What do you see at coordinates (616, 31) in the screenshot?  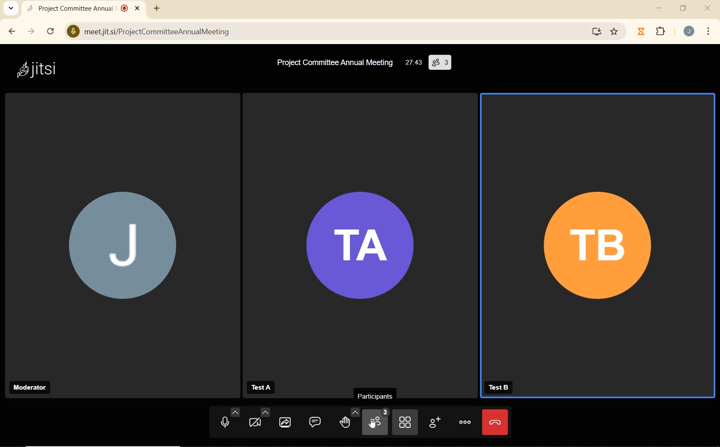 I see `Favorites` at bounding box center [616, 31].